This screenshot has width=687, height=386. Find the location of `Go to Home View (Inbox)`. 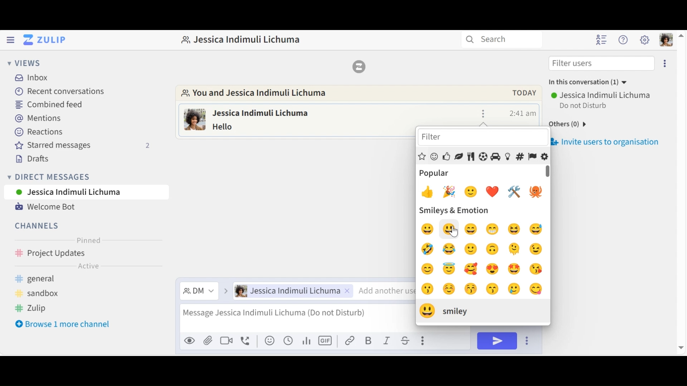

Go to Home View (Inbox) is located at coordinates (44, 40).